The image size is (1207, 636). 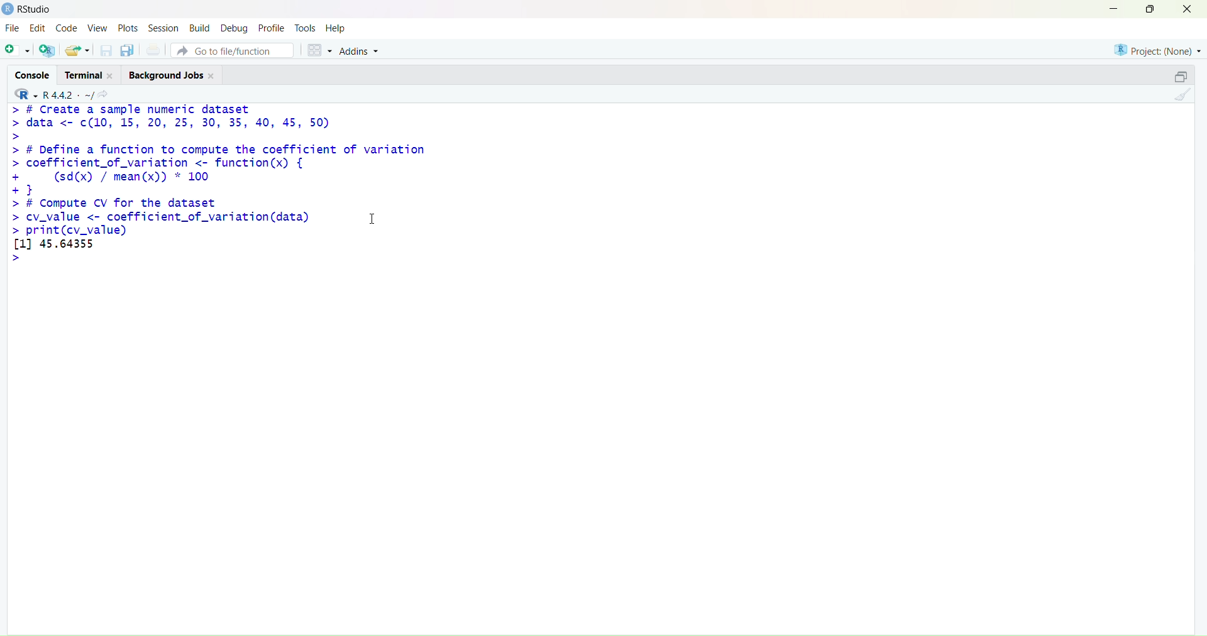 What do you see at coordinates (97, 28) in the screenshot?
I see `view` at bounding box center [97, 28].